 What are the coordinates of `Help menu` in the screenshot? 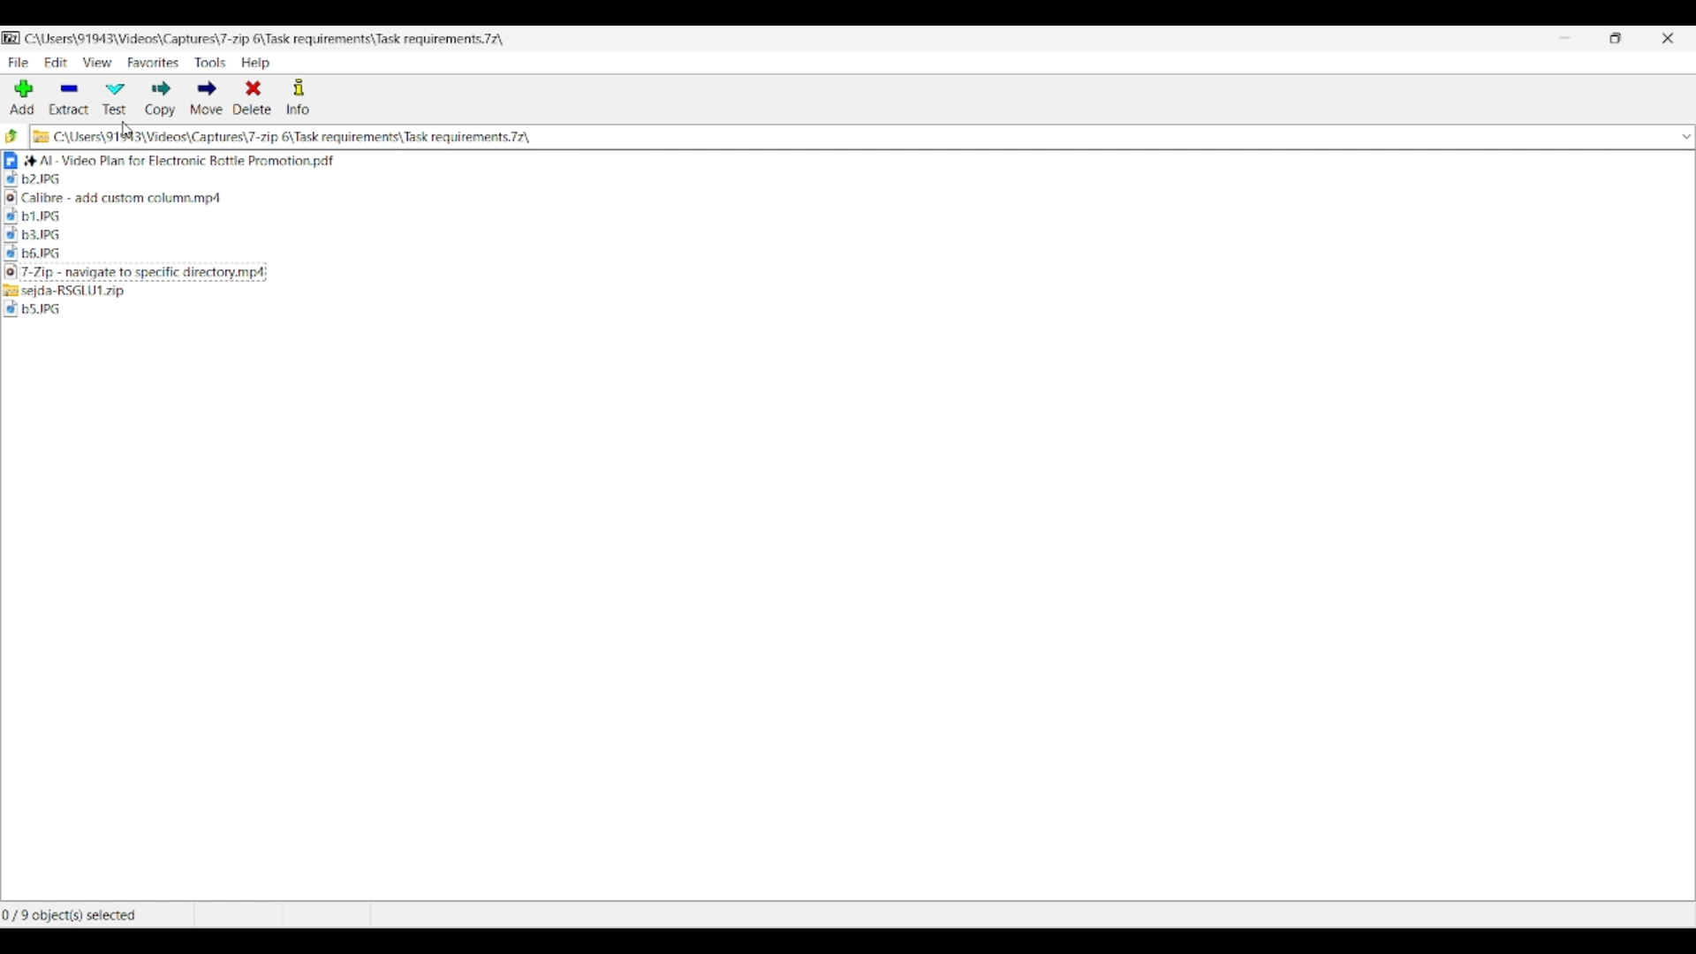 It's located at (256, 63).